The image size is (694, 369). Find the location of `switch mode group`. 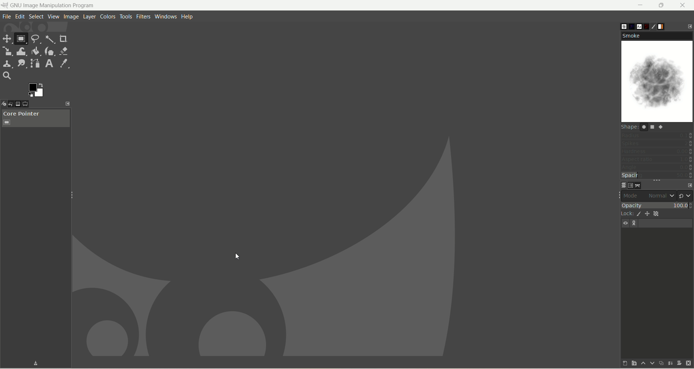

switch mode group is located at coordinates (685, 194).